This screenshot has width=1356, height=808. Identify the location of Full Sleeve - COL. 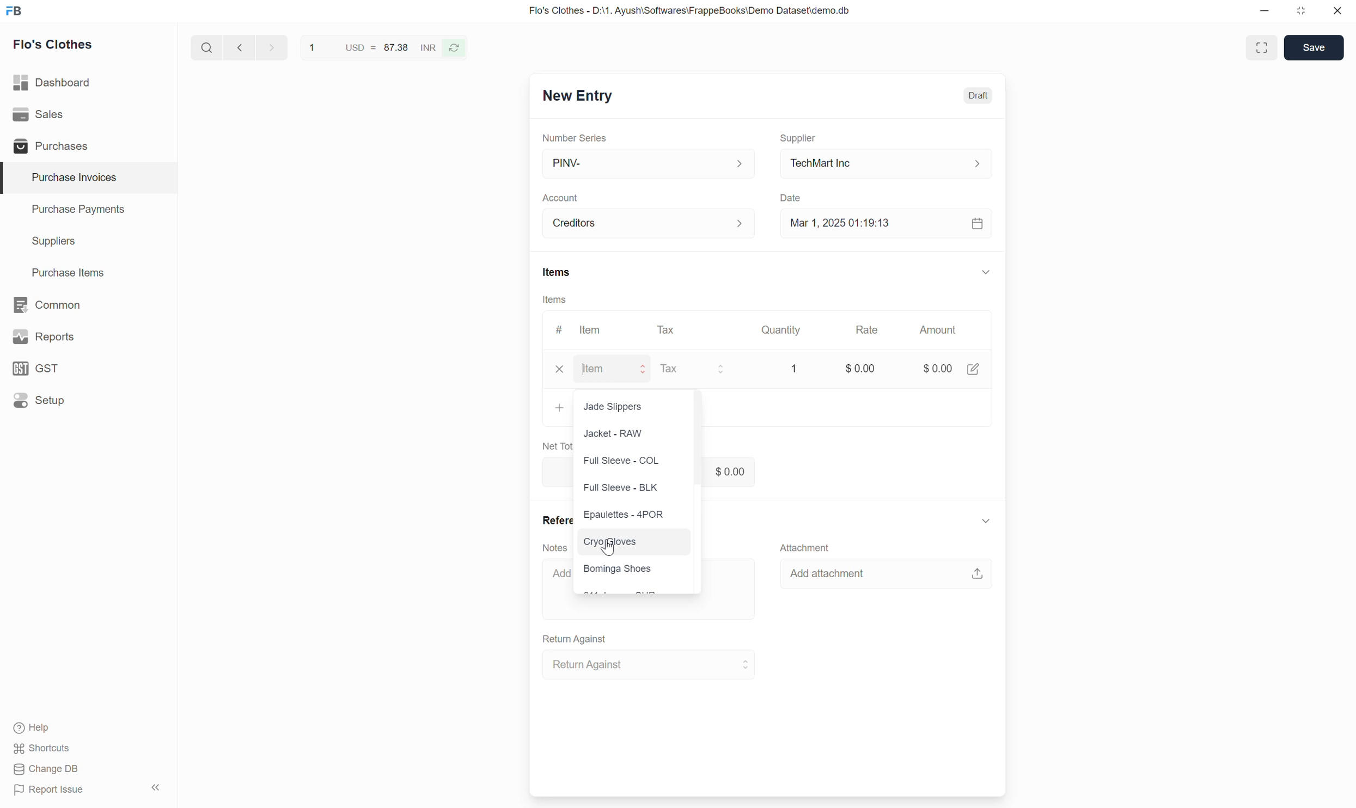
(620, 460).